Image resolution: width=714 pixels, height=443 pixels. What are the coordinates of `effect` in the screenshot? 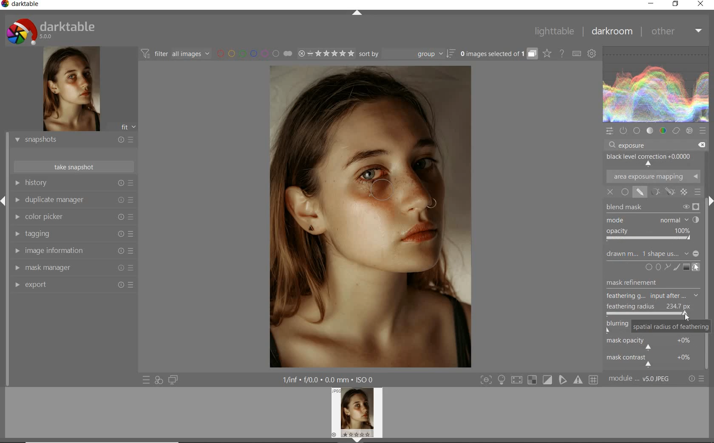 It's located at (689, 131).